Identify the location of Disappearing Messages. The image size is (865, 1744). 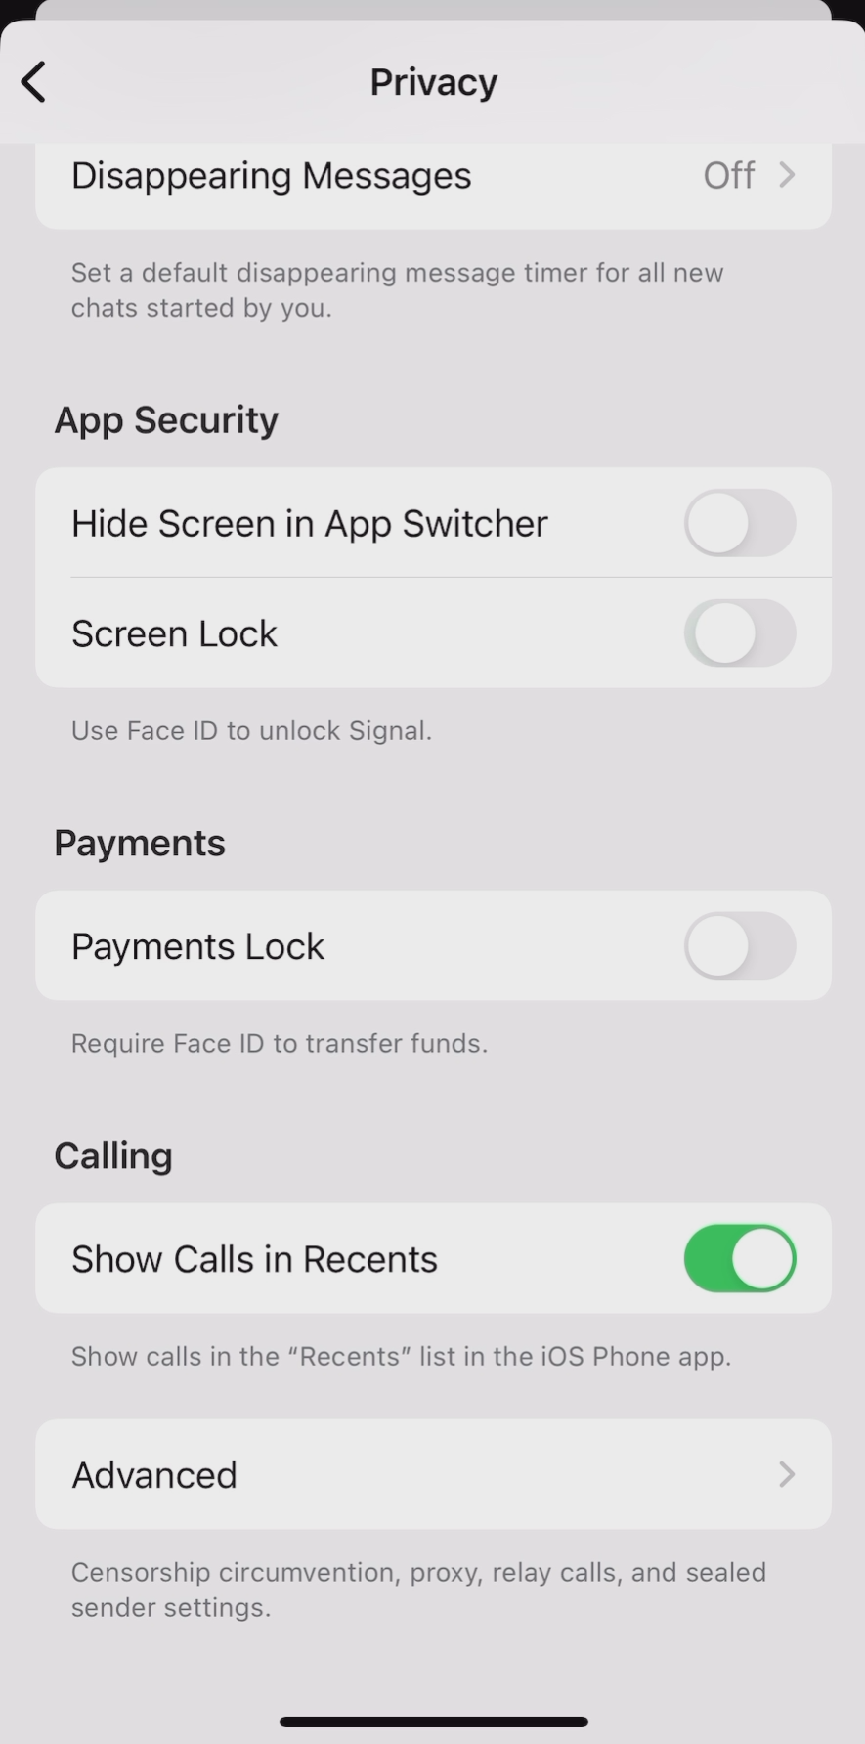
(448, 174).